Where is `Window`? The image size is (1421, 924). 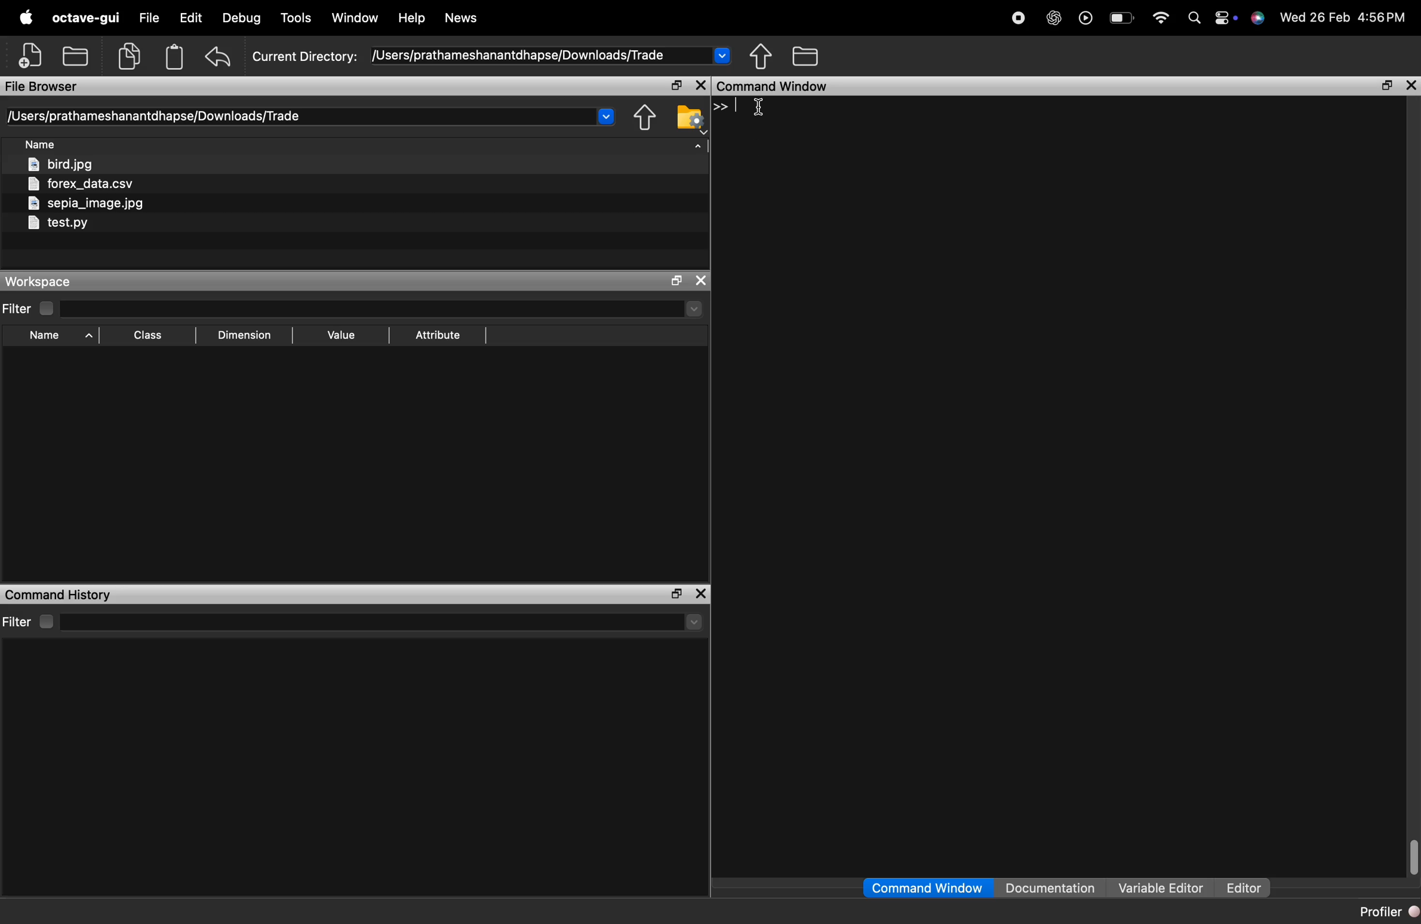
Window is located at coordinates (355, 17).